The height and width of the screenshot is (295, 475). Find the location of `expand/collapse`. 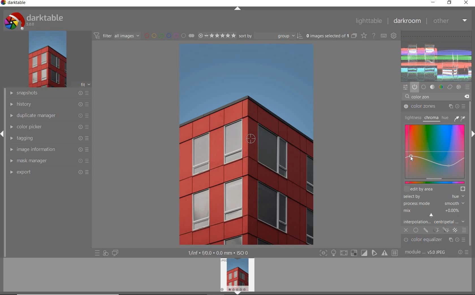

expand/collapse is located at coordinates (237, 293).